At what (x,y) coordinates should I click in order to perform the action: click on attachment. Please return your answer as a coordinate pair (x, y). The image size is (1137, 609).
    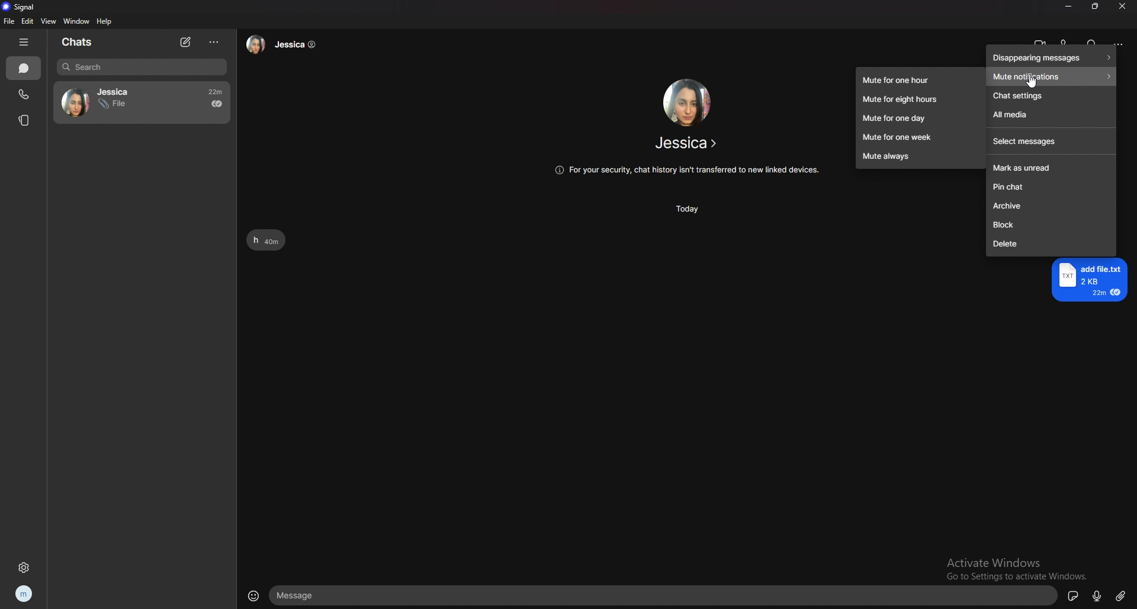
    Looking at the image, I should click on (1121, 595).